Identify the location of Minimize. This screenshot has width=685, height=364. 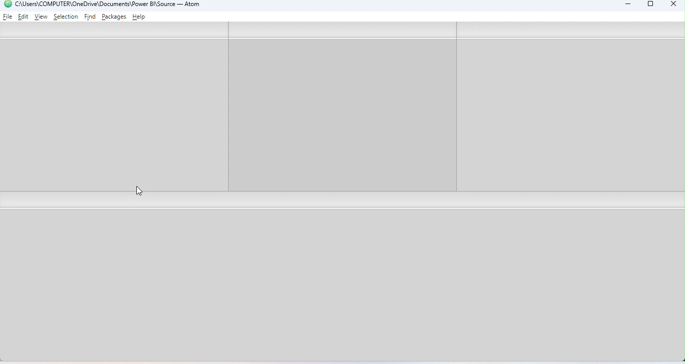
(625, 6).